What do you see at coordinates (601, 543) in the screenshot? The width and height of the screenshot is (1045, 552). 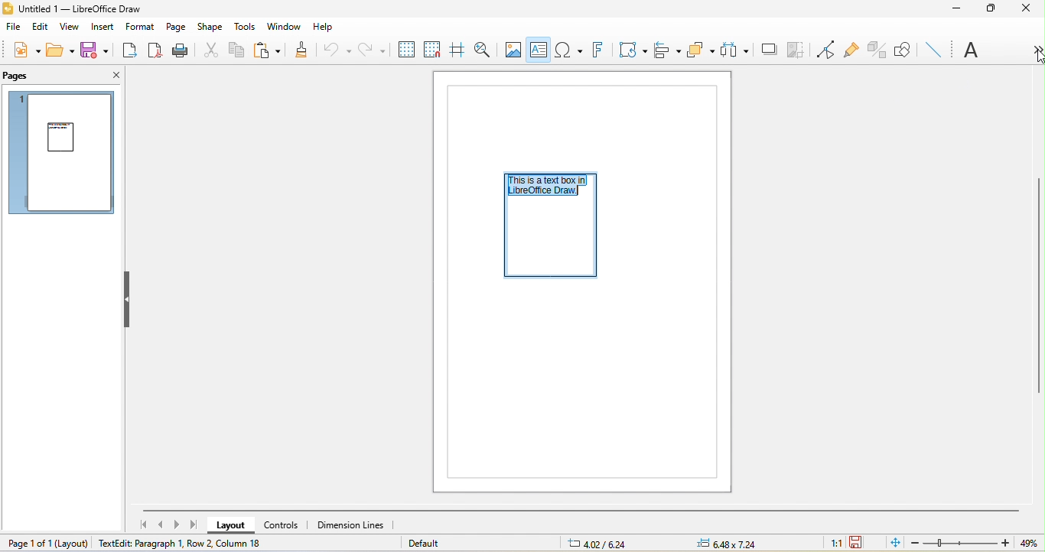 I see `6.18/7.42` at bounding box center [601, 543].